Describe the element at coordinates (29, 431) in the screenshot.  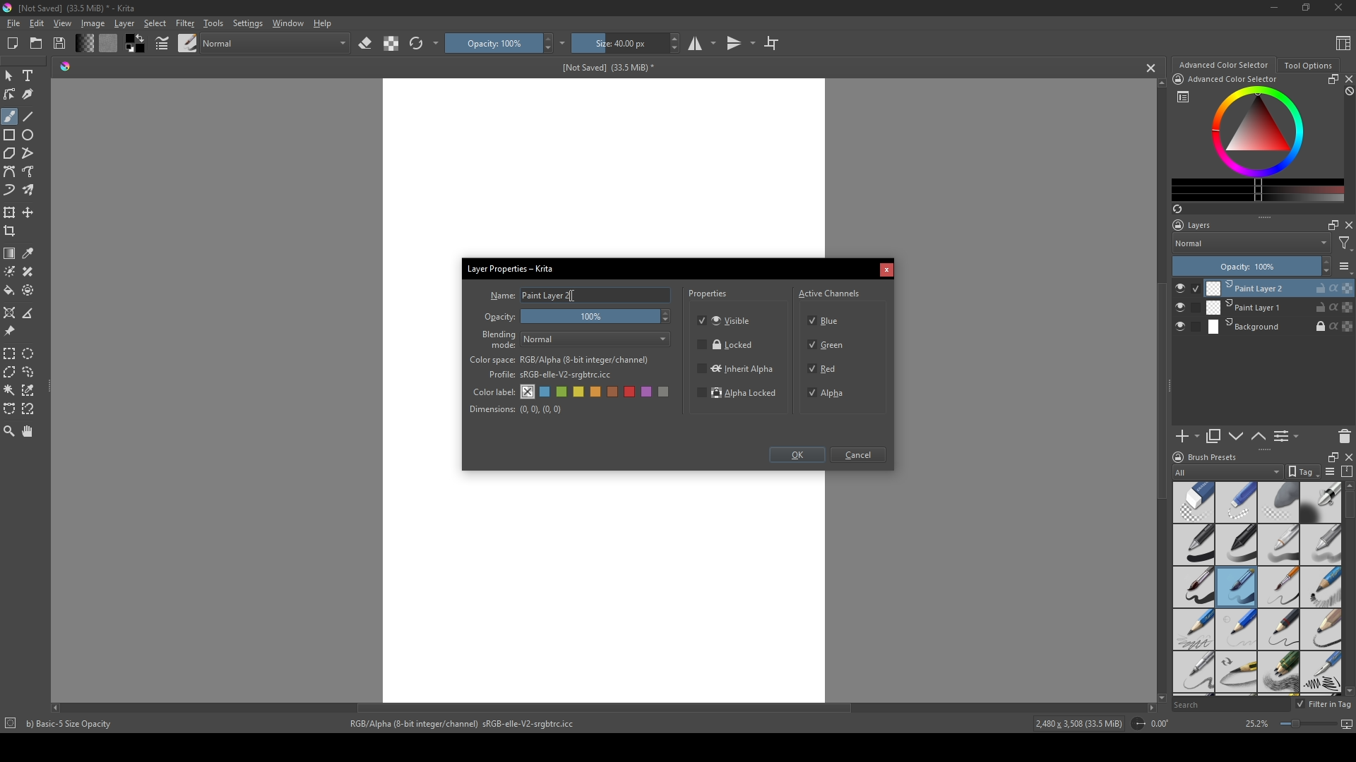
I see `pan` at that location.